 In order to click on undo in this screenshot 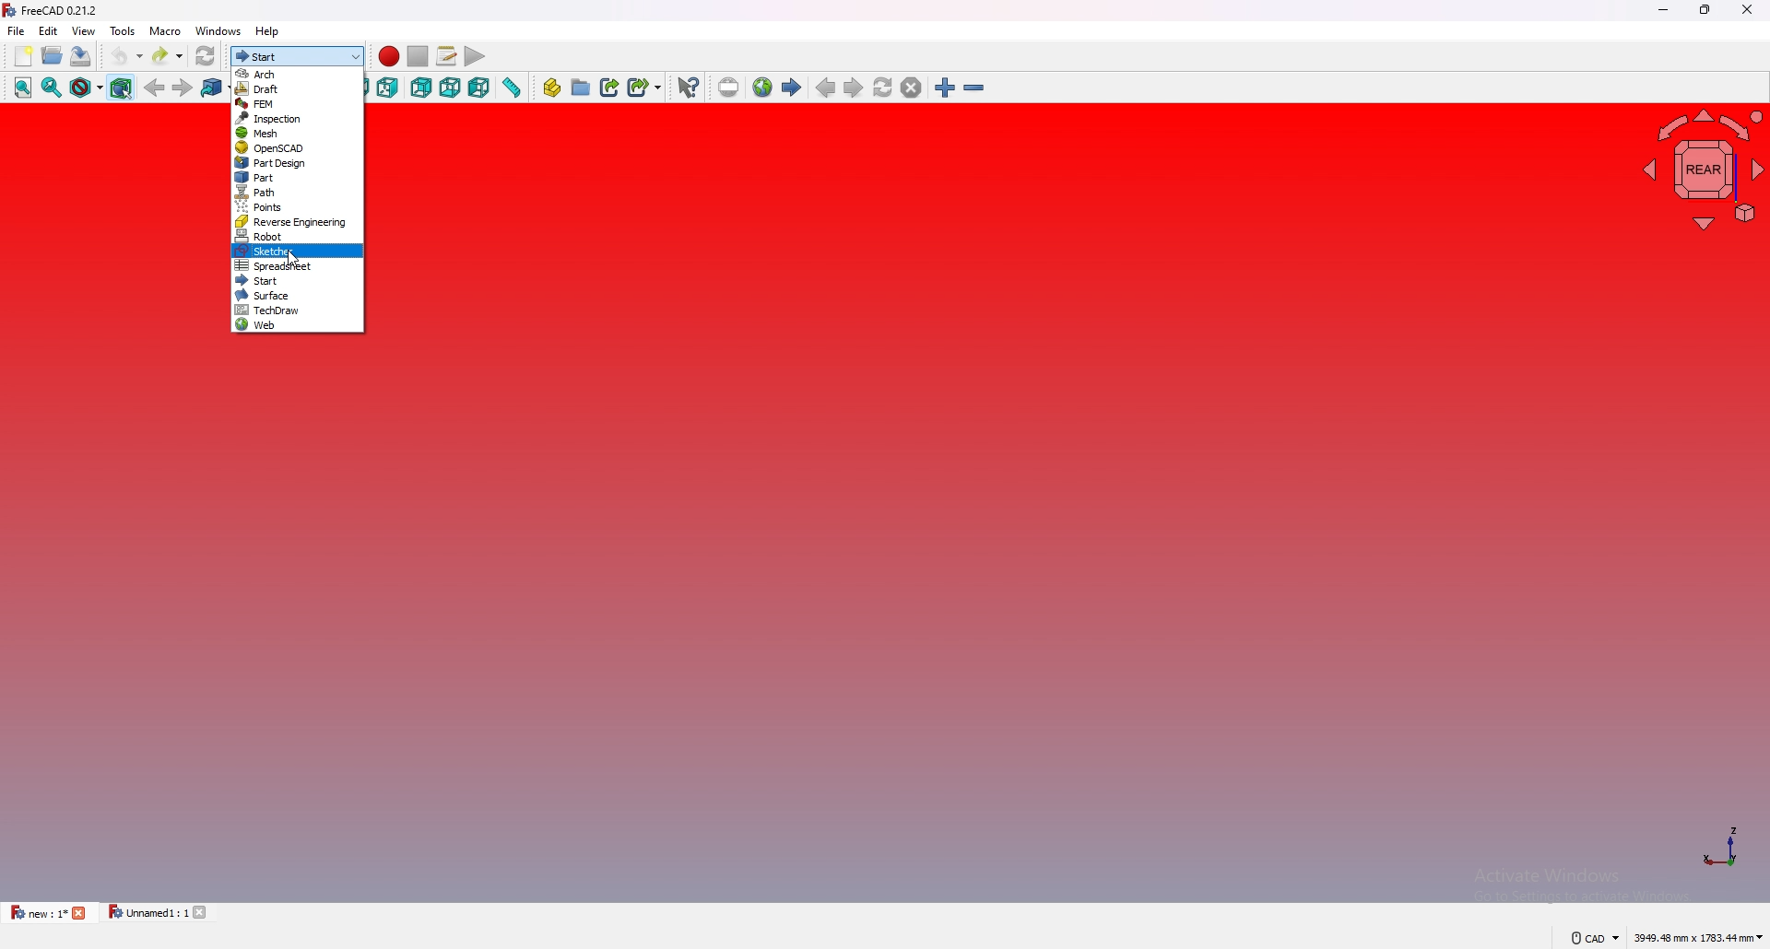, I will do `click(126, 56)`.